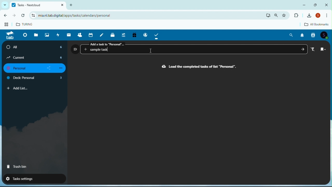 The width and height of the screenshot is (332, 187). What do you see at coordinates (32, 178) in the screenshot?
I see `Task settings` at bounding box center [32, 178].